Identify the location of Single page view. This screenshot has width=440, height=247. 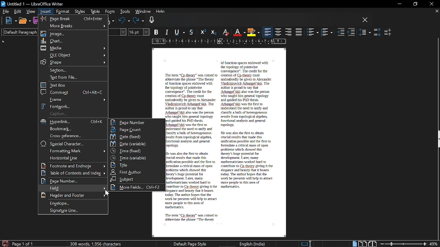
(354, 244).